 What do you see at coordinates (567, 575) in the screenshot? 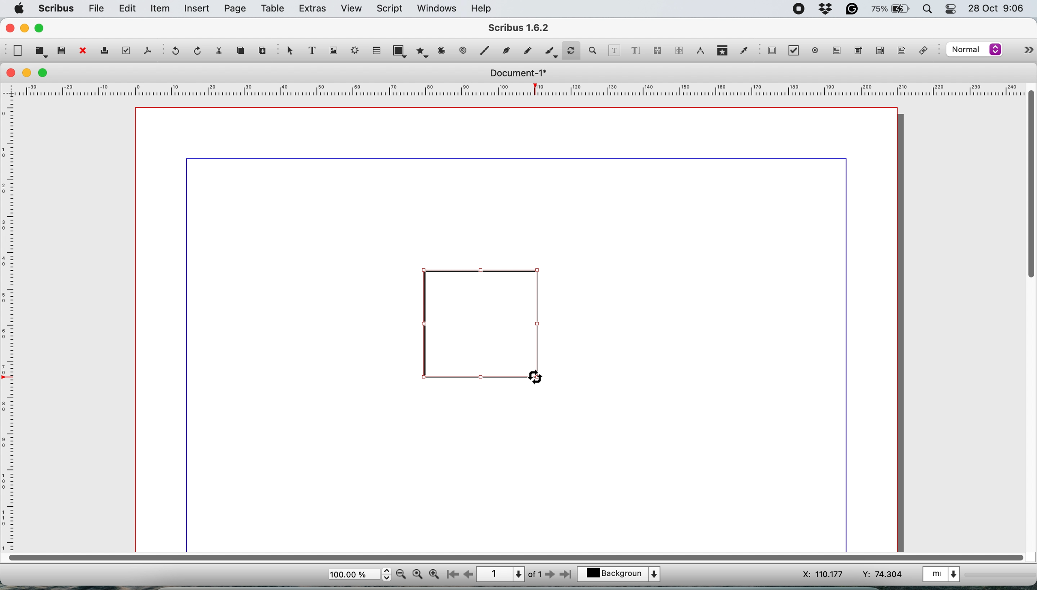
I see `go to last page` at bounding box center [567, 575].